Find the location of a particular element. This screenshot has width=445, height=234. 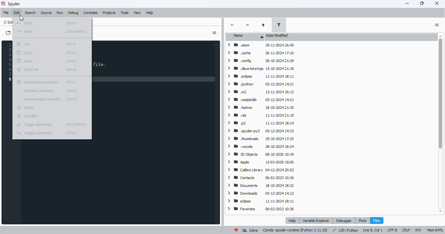

view is located at coordinates (138, 13).